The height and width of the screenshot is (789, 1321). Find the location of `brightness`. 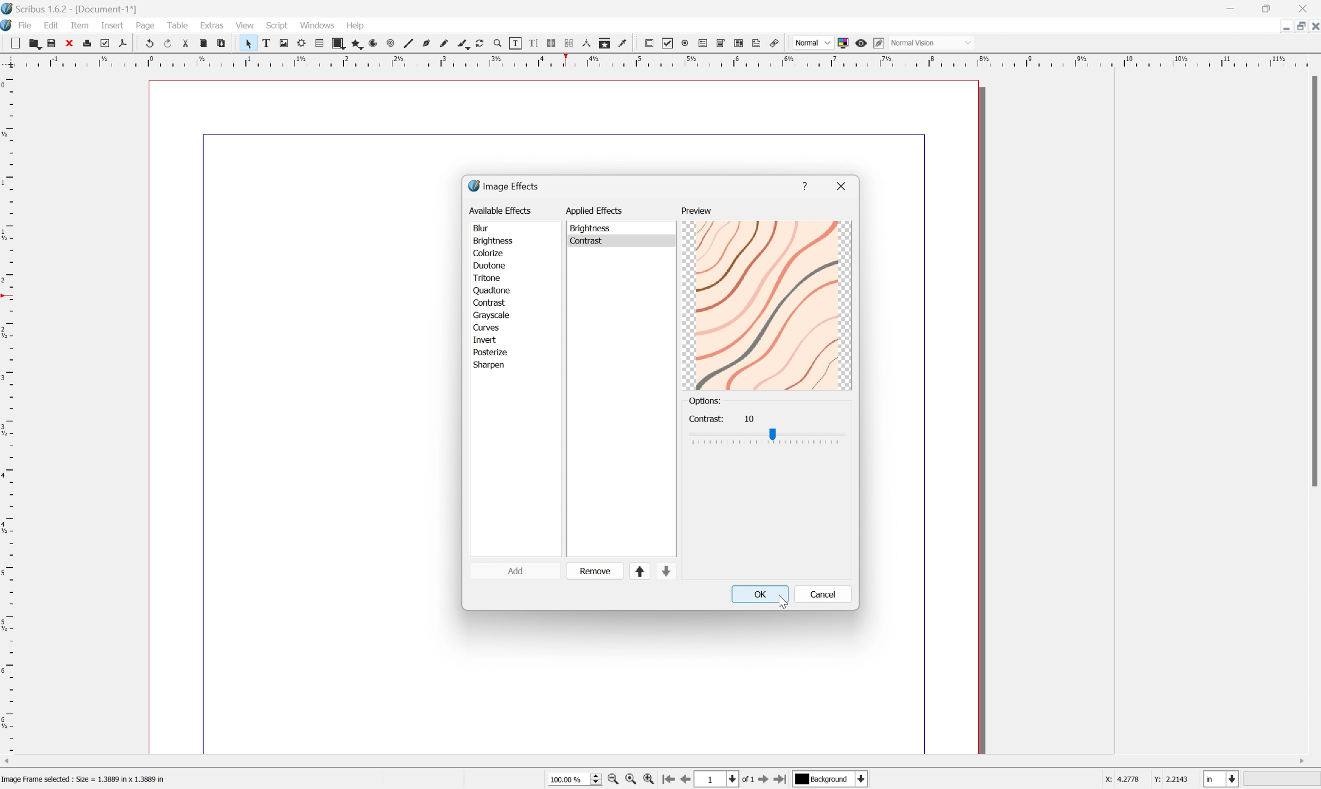

brightness is located at coordinates (494, 240).